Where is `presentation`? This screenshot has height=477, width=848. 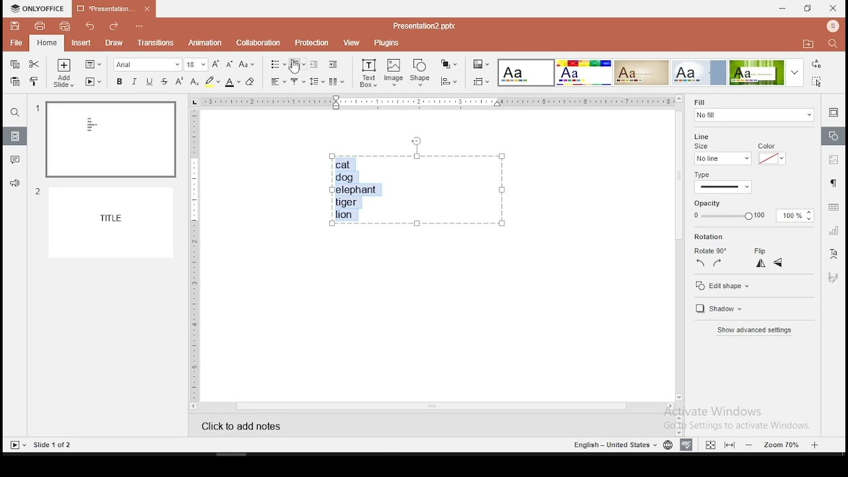
presentation is located at coordinates (111, 9).